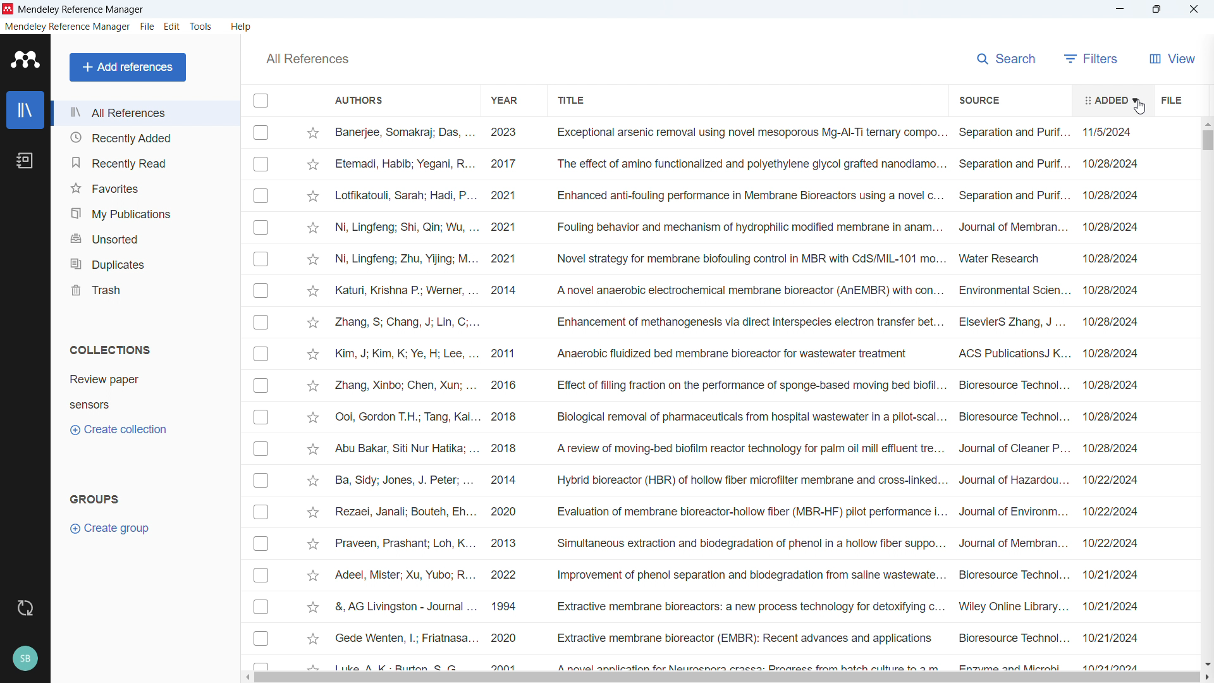 The height and width of the screenshot is (683, 1214). I want to click on Profile , so click(25, 658).